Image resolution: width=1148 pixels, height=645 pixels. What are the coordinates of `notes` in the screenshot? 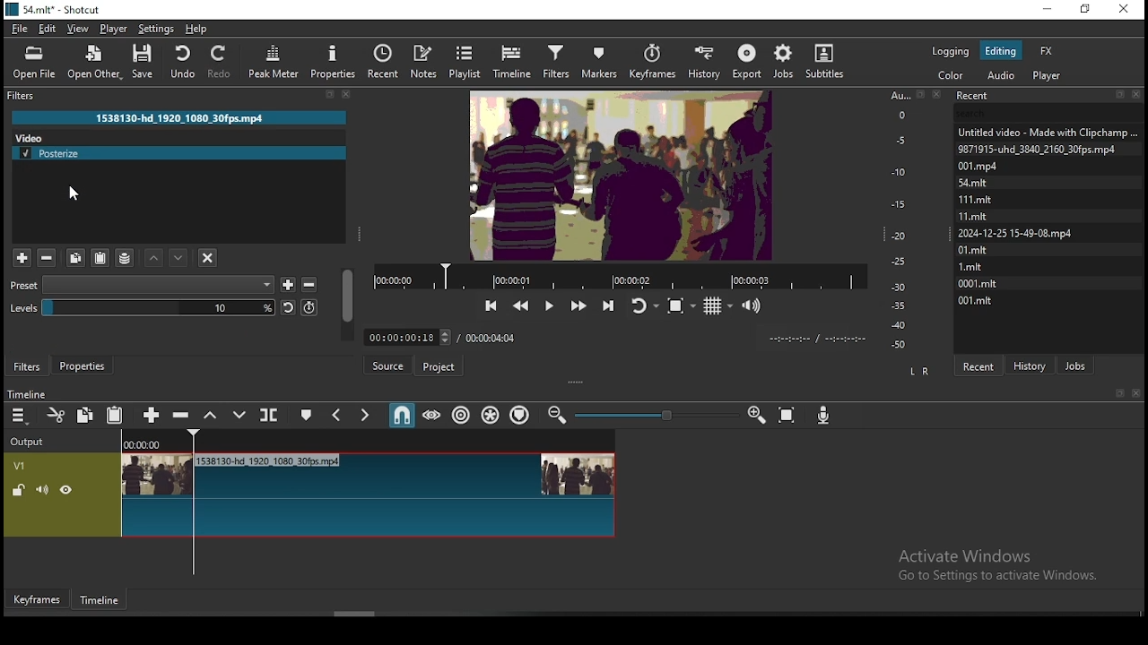 It's located at (426, 61).